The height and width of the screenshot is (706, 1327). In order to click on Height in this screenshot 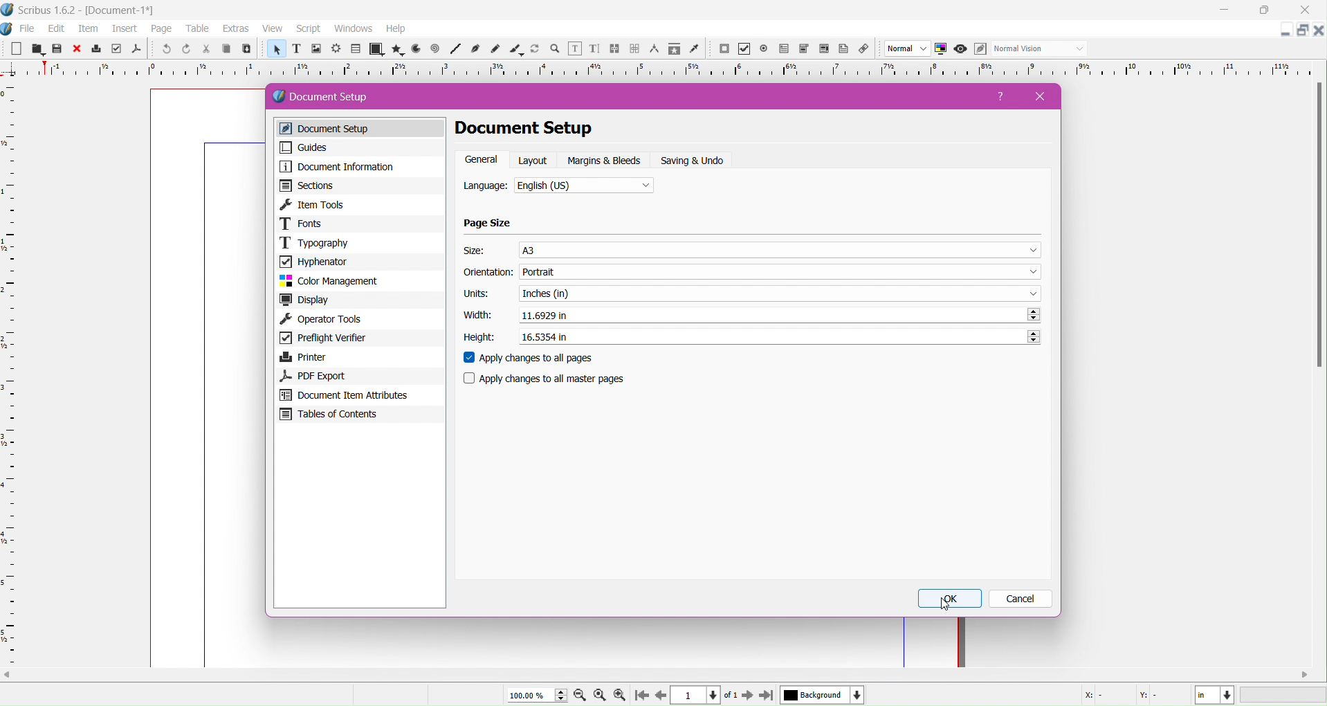, I will do `click(479, 338)`.